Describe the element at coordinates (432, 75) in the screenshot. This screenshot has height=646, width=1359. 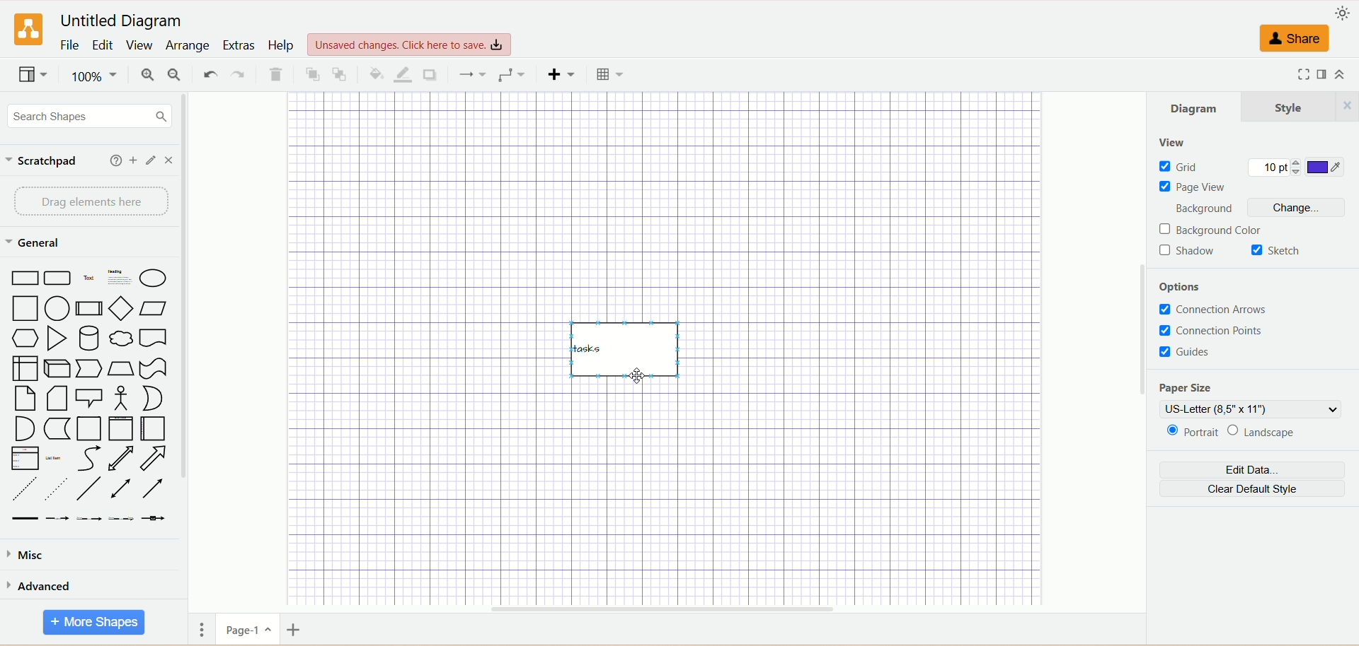
I see `shadow` at that location.